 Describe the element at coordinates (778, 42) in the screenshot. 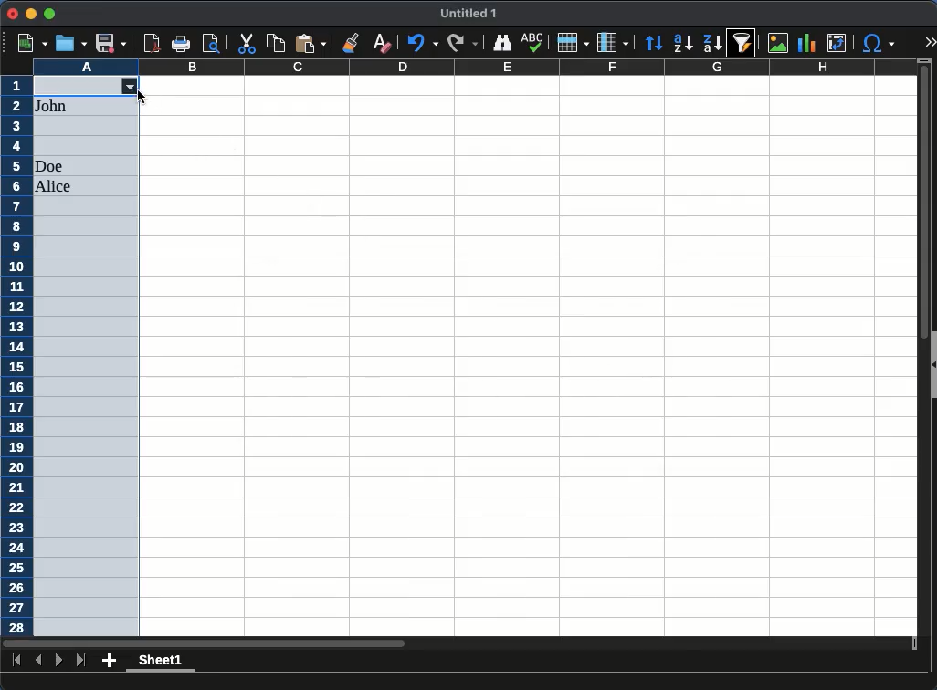

I see `image` at that location.